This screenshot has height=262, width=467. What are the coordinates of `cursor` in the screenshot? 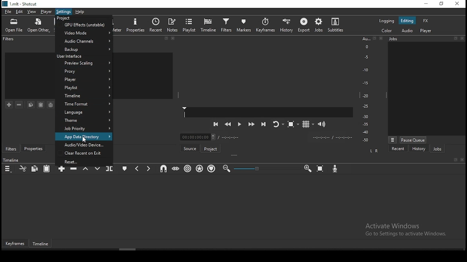 It's located at (86, 139).